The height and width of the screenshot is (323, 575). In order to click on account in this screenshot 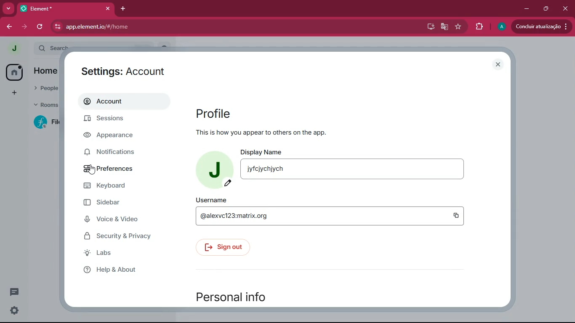, I will do `click(125, 103)`.